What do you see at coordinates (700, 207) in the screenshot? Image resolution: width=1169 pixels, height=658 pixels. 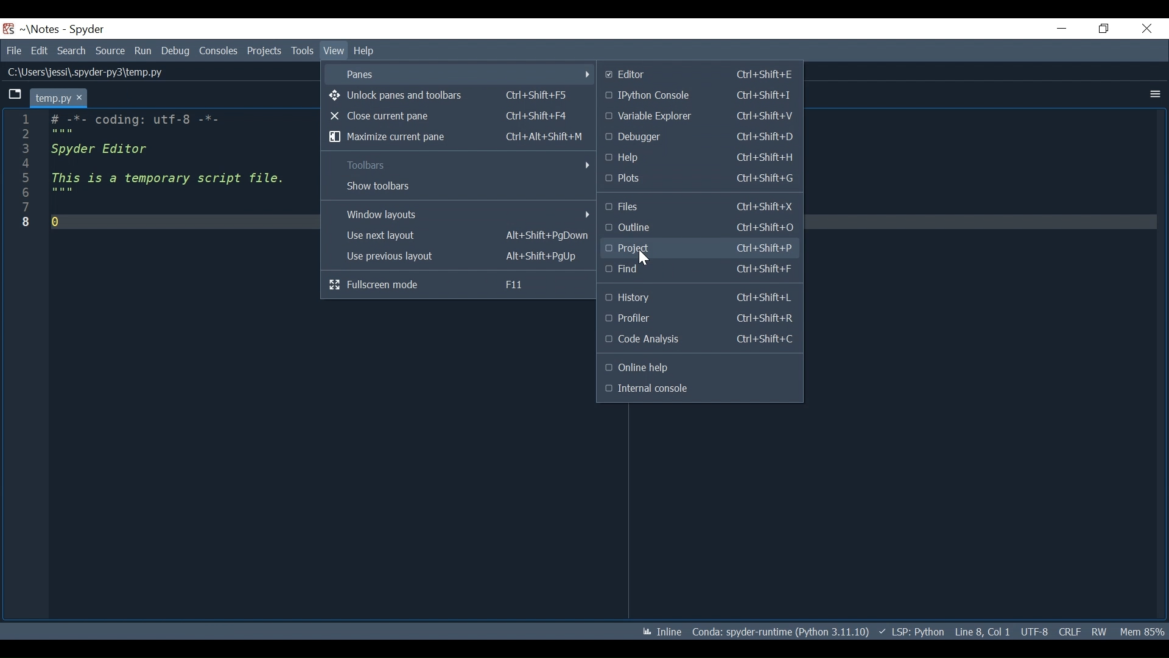 I see `Files` at bounding box center [700, 207].